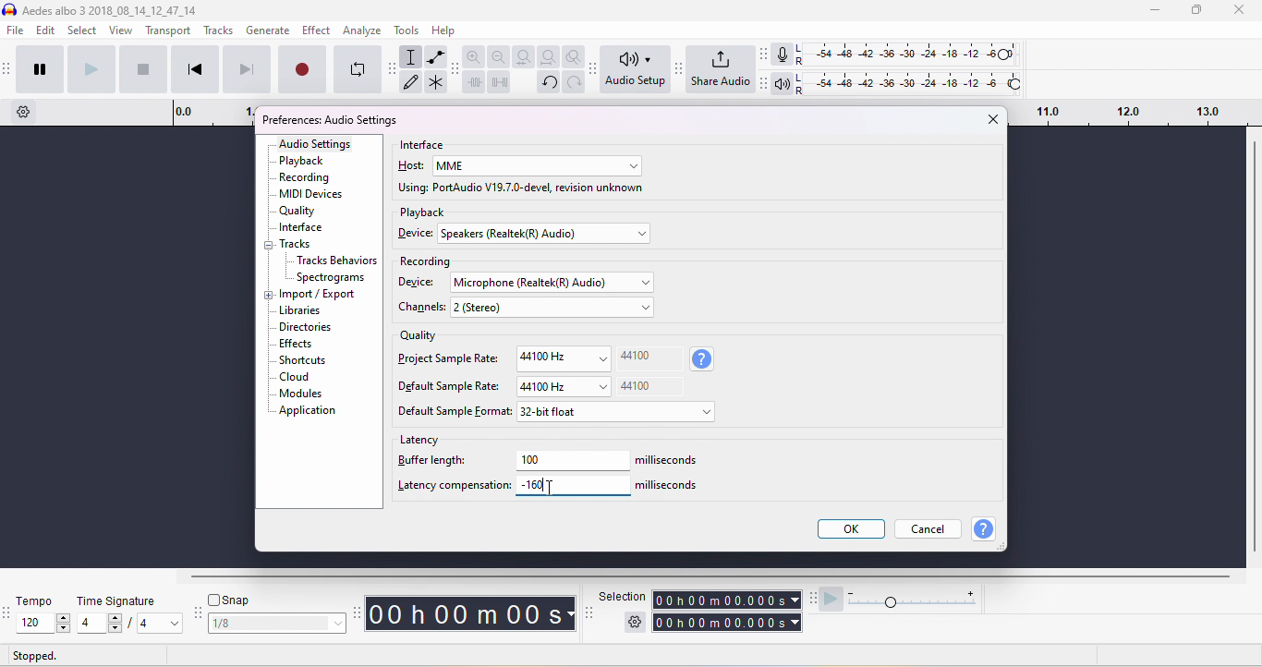  What do you see at coordinates (549, 82) in the screenshot?
I see `undo` at bounding box center [549, 82].